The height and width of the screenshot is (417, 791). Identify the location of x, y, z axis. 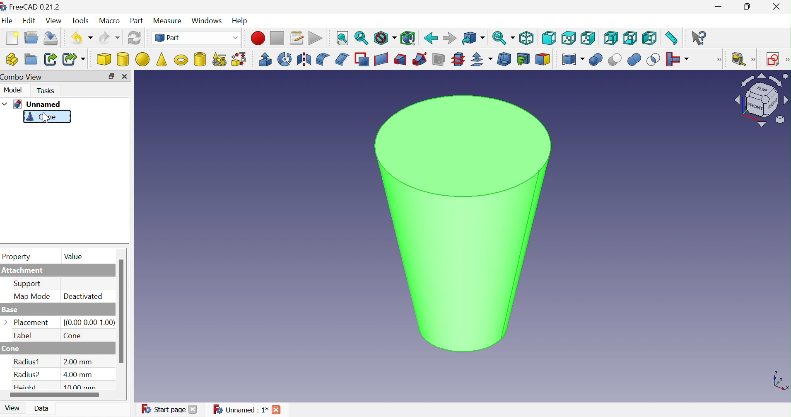
(780, 382).